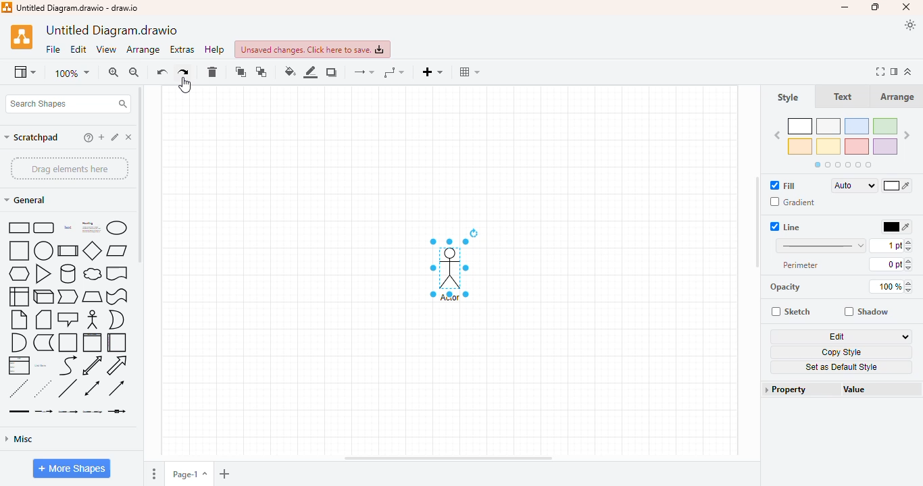  Describe the element at coordinates (893, 286) in the screenshot. I see `100%` at that location.